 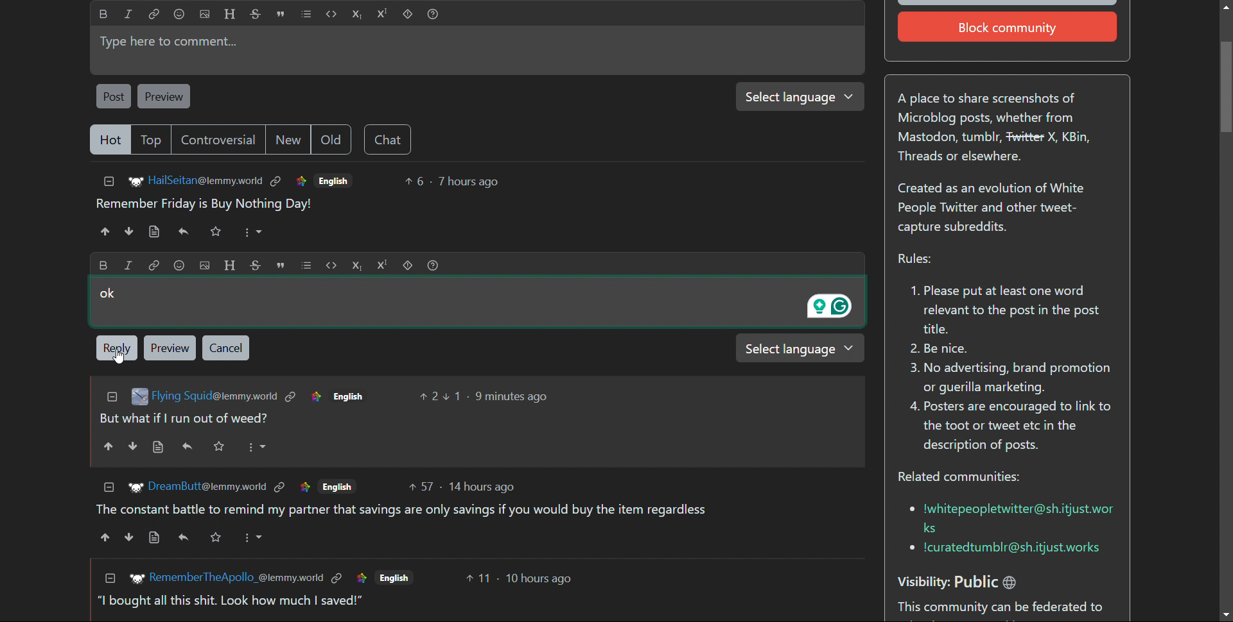 I want to click on reply, so click(x=187, y=445).